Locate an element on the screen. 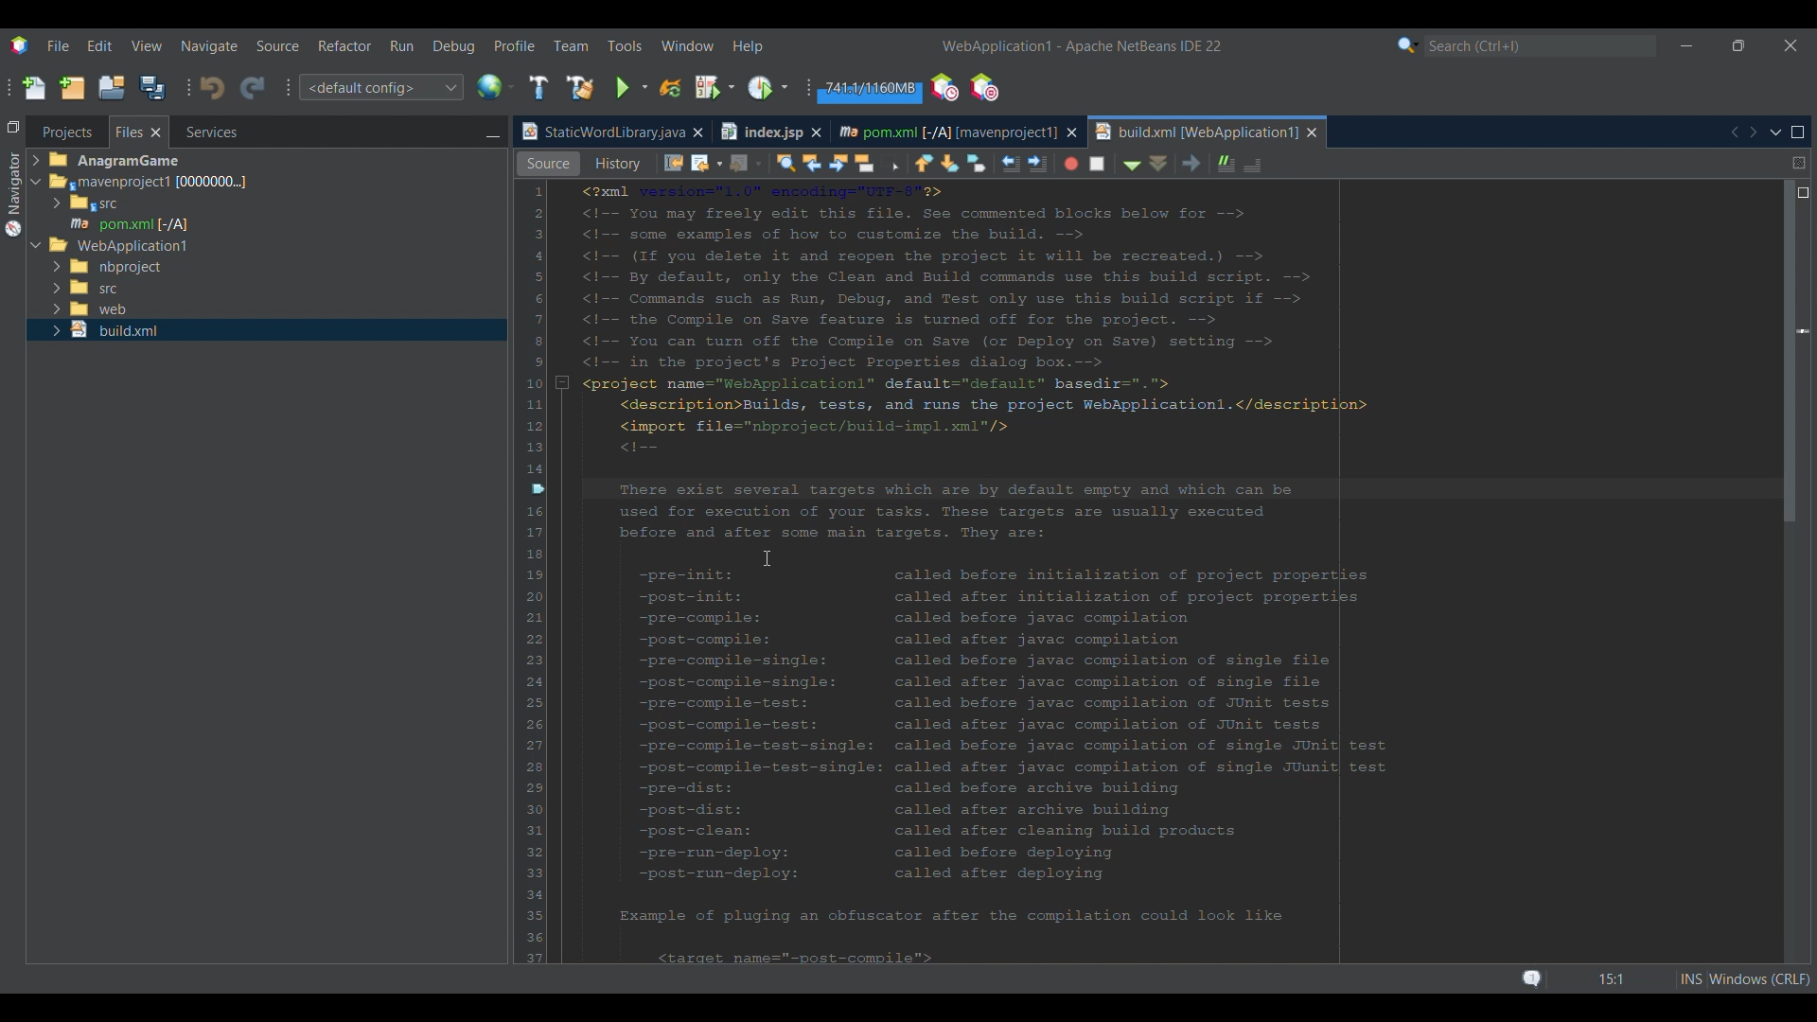 This screenshot has width=1817, height=1022. Navigate menu is located at coordinates (209, 46).